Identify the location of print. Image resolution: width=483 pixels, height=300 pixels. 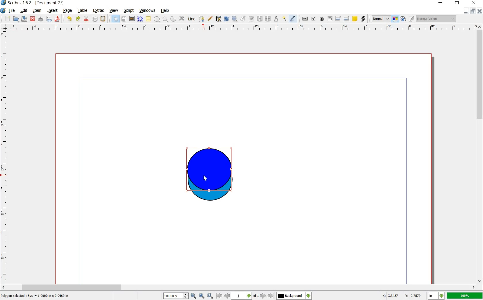
(41, 19).